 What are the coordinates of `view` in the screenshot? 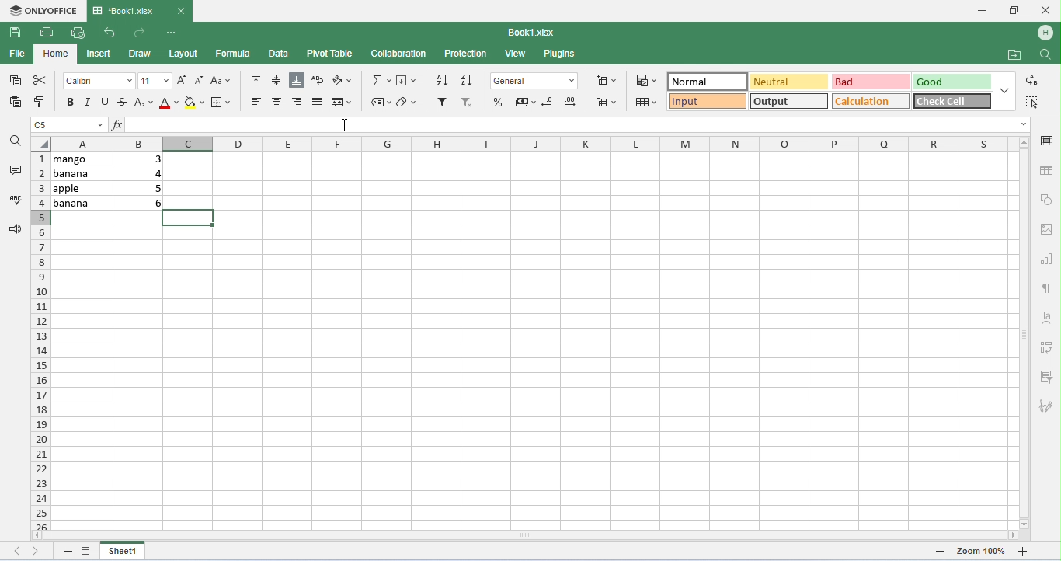 It's located at (515, 54).